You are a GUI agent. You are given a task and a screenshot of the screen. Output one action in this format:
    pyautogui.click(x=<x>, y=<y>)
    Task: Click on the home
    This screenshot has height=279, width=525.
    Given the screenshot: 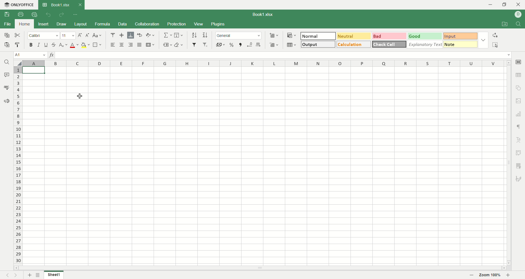 What is the action you would take?
    pyautogui.click(x=25, y=24)
    